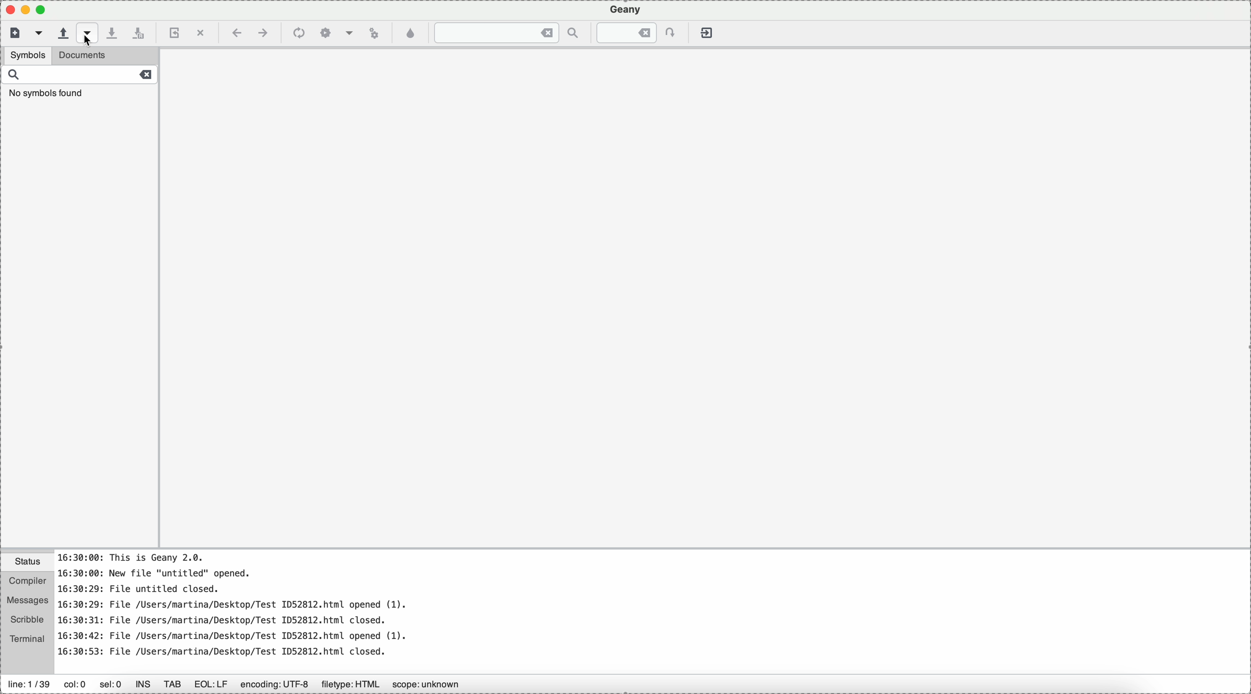  What do you see at coordinates (63, 33) in the screenshot?
I see `open an existing file` at bounding box center [63, 33].